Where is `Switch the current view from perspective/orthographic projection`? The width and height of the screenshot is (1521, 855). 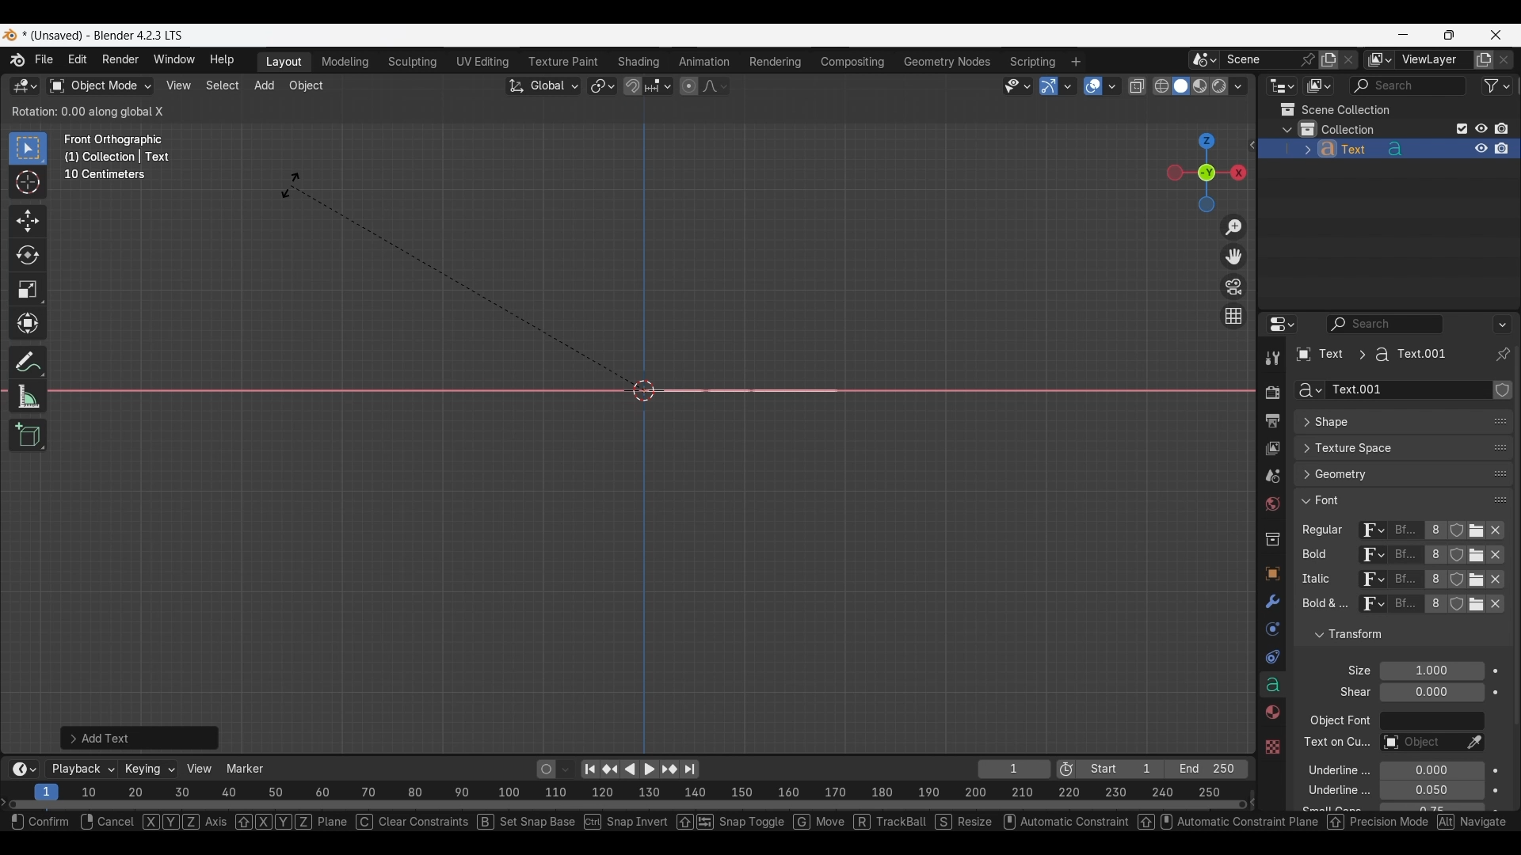 Switch the current view from perspective/orthographic projection is located at coordinates (1233, 315).